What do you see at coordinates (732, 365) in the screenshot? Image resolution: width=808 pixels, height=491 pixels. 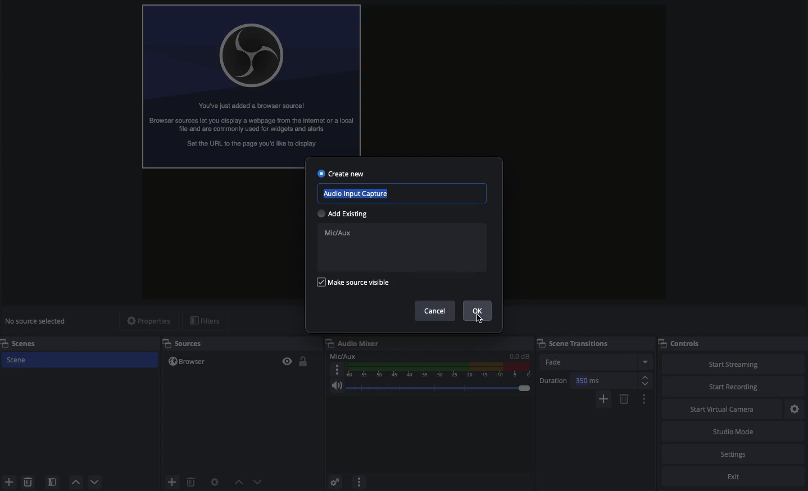 I see `Start streaming` at bounding box center [732, 365].